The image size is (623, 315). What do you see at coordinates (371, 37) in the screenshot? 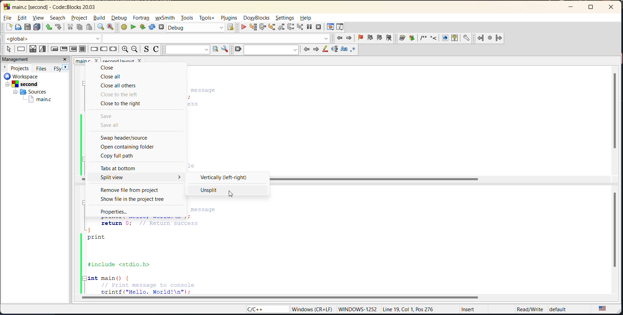
I see `previous bookmark` at bounding box center [371, 37].